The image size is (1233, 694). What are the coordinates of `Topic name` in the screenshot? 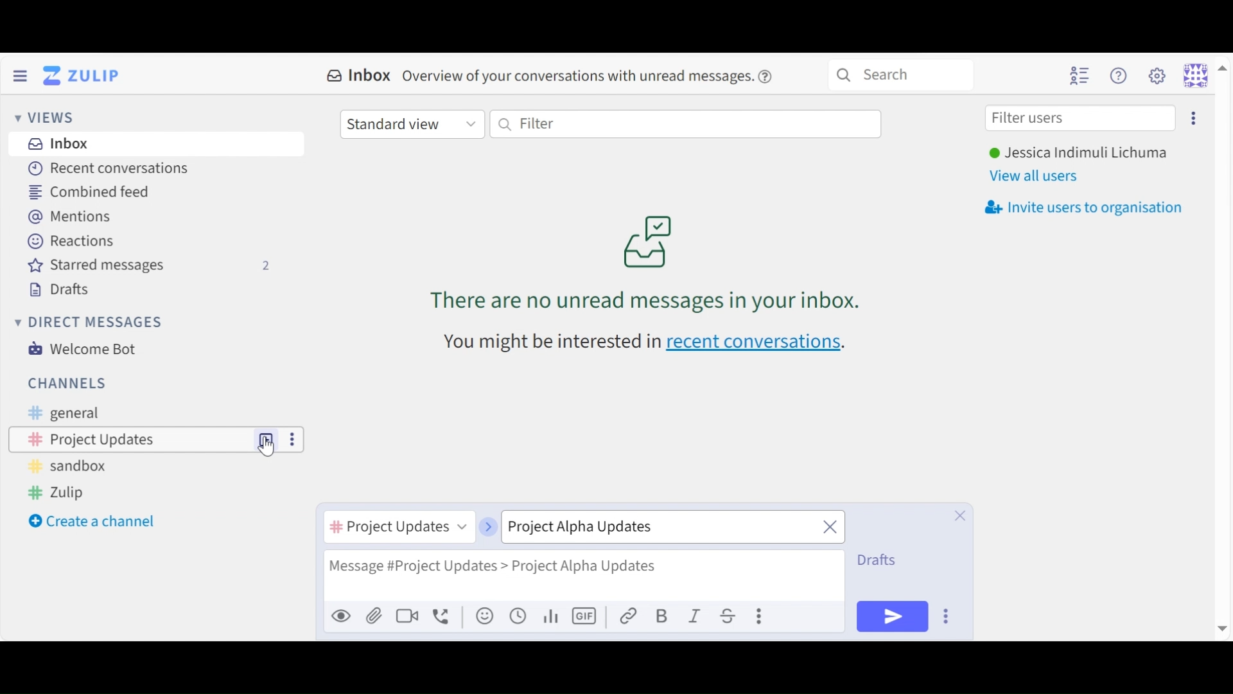 It's located at (649, 528).